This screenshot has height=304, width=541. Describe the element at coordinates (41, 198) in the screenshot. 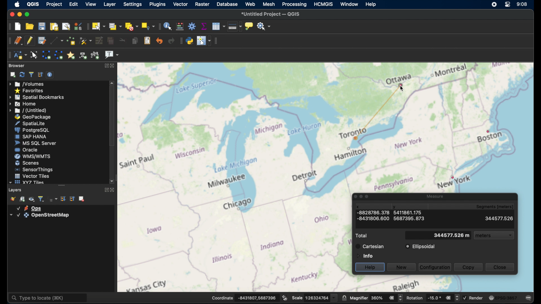

I see `filter legend` at that location.